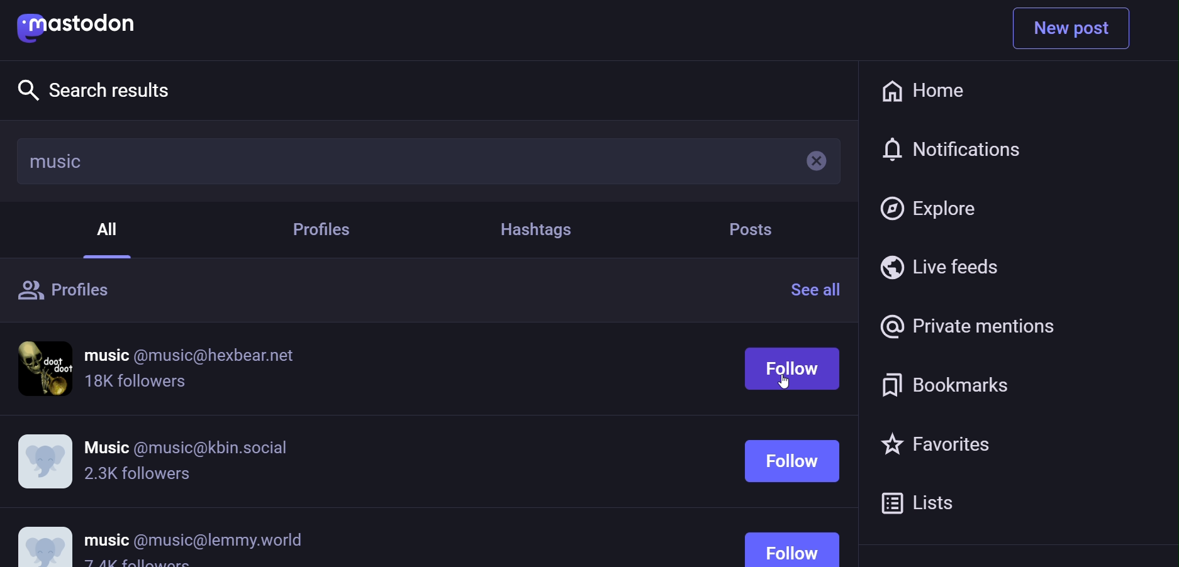 The image size is (1179, 567). Describe the element at coordinates (535, 229) in the screenshot. I see `hashtag` at that location.